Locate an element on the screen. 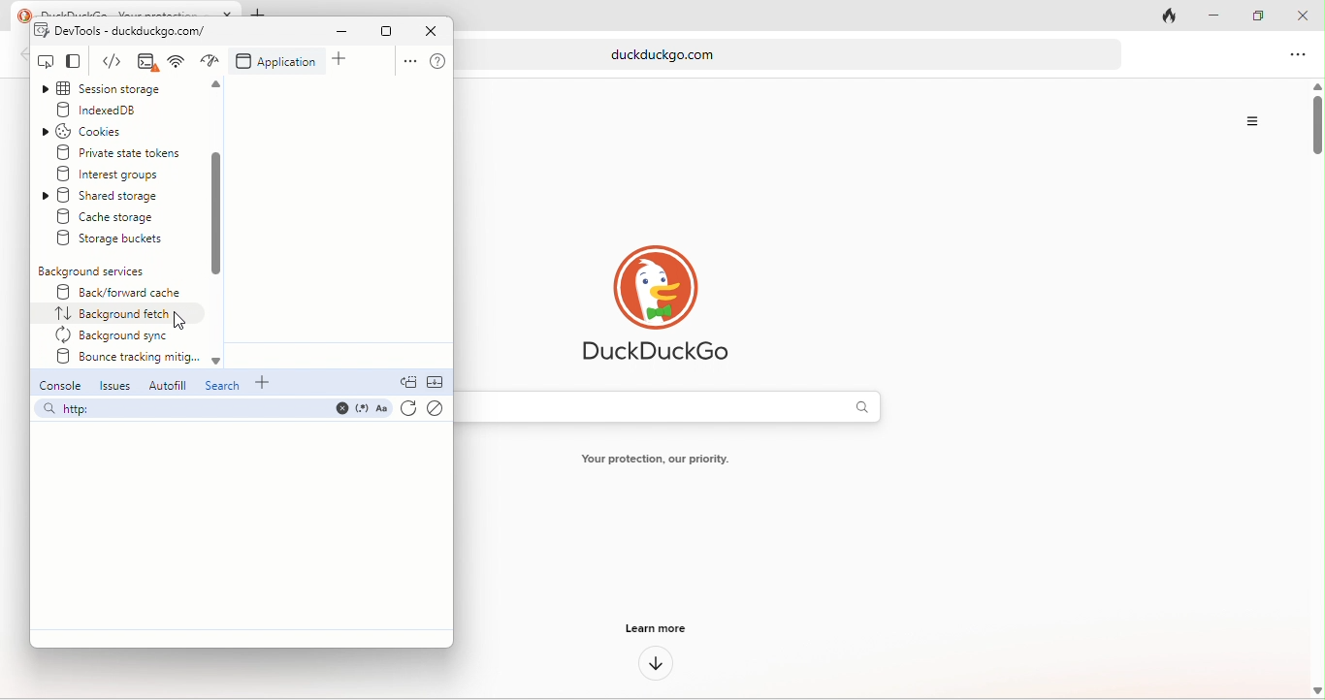 Image resolution: width=1325 pixels, height=700 pixels. minimize is located at coordinates (335, 33).